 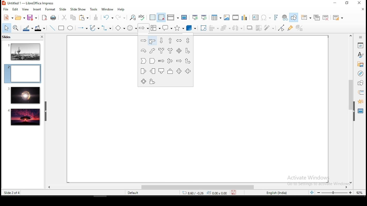 I want to click on view, so click(x=26, y=9).